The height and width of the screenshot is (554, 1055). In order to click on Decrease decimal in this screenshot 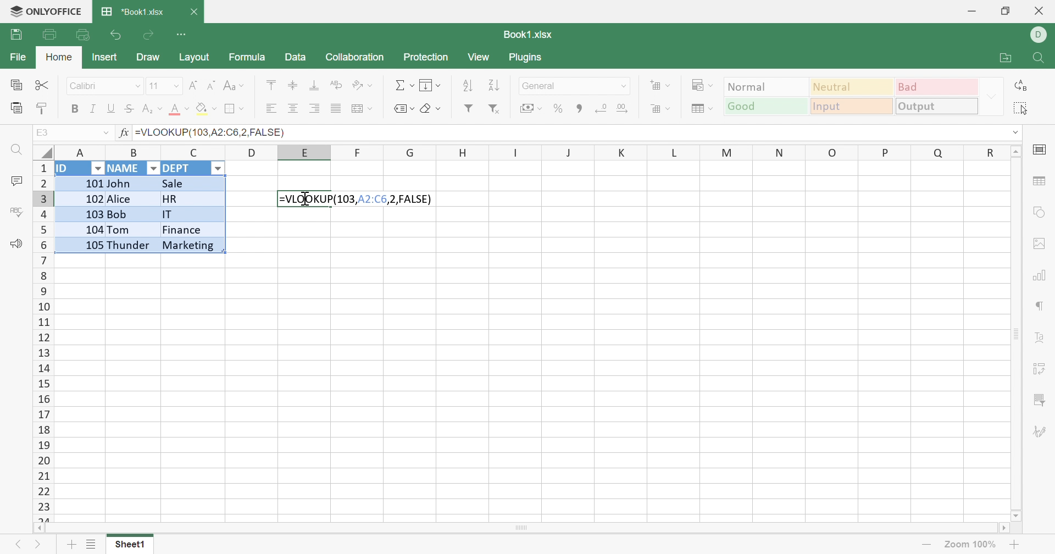, I will do `click(602, 109)`.